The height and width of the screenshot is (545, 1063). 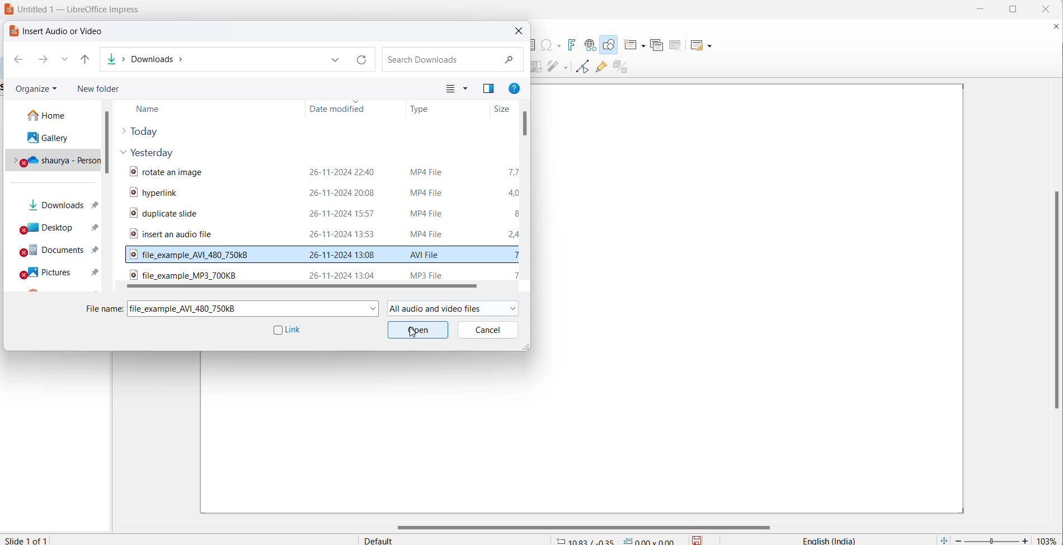 What do you see at coordinates (104, 311) in the screenshot?
I see `file name heading` at bounding box center [104, 311].